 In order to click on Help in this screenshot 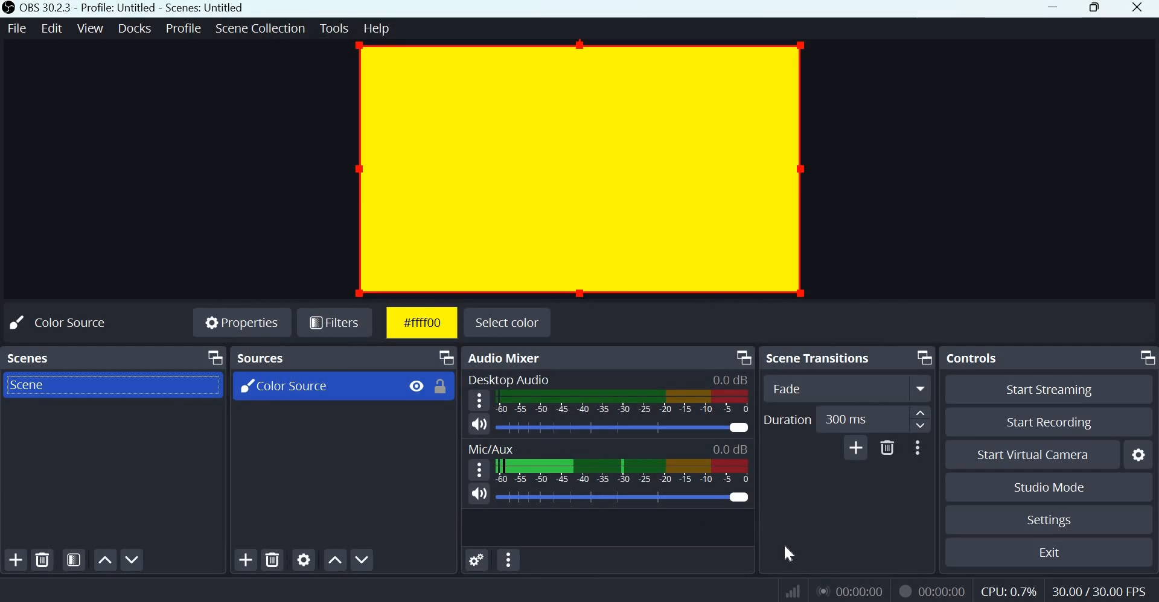, I will do `click(379, 29)`.